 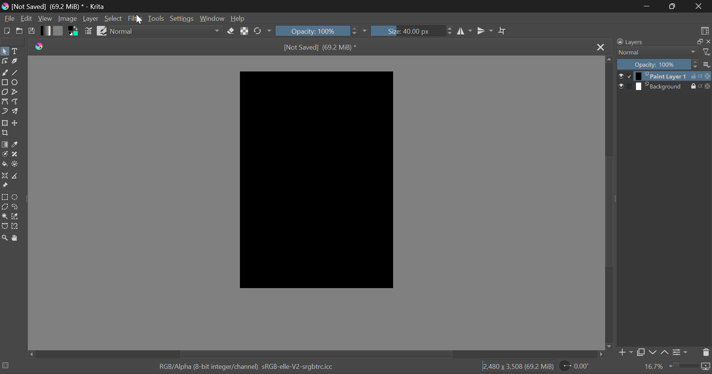 I want to click on Move Layer Up, so click(x=664, y=351).